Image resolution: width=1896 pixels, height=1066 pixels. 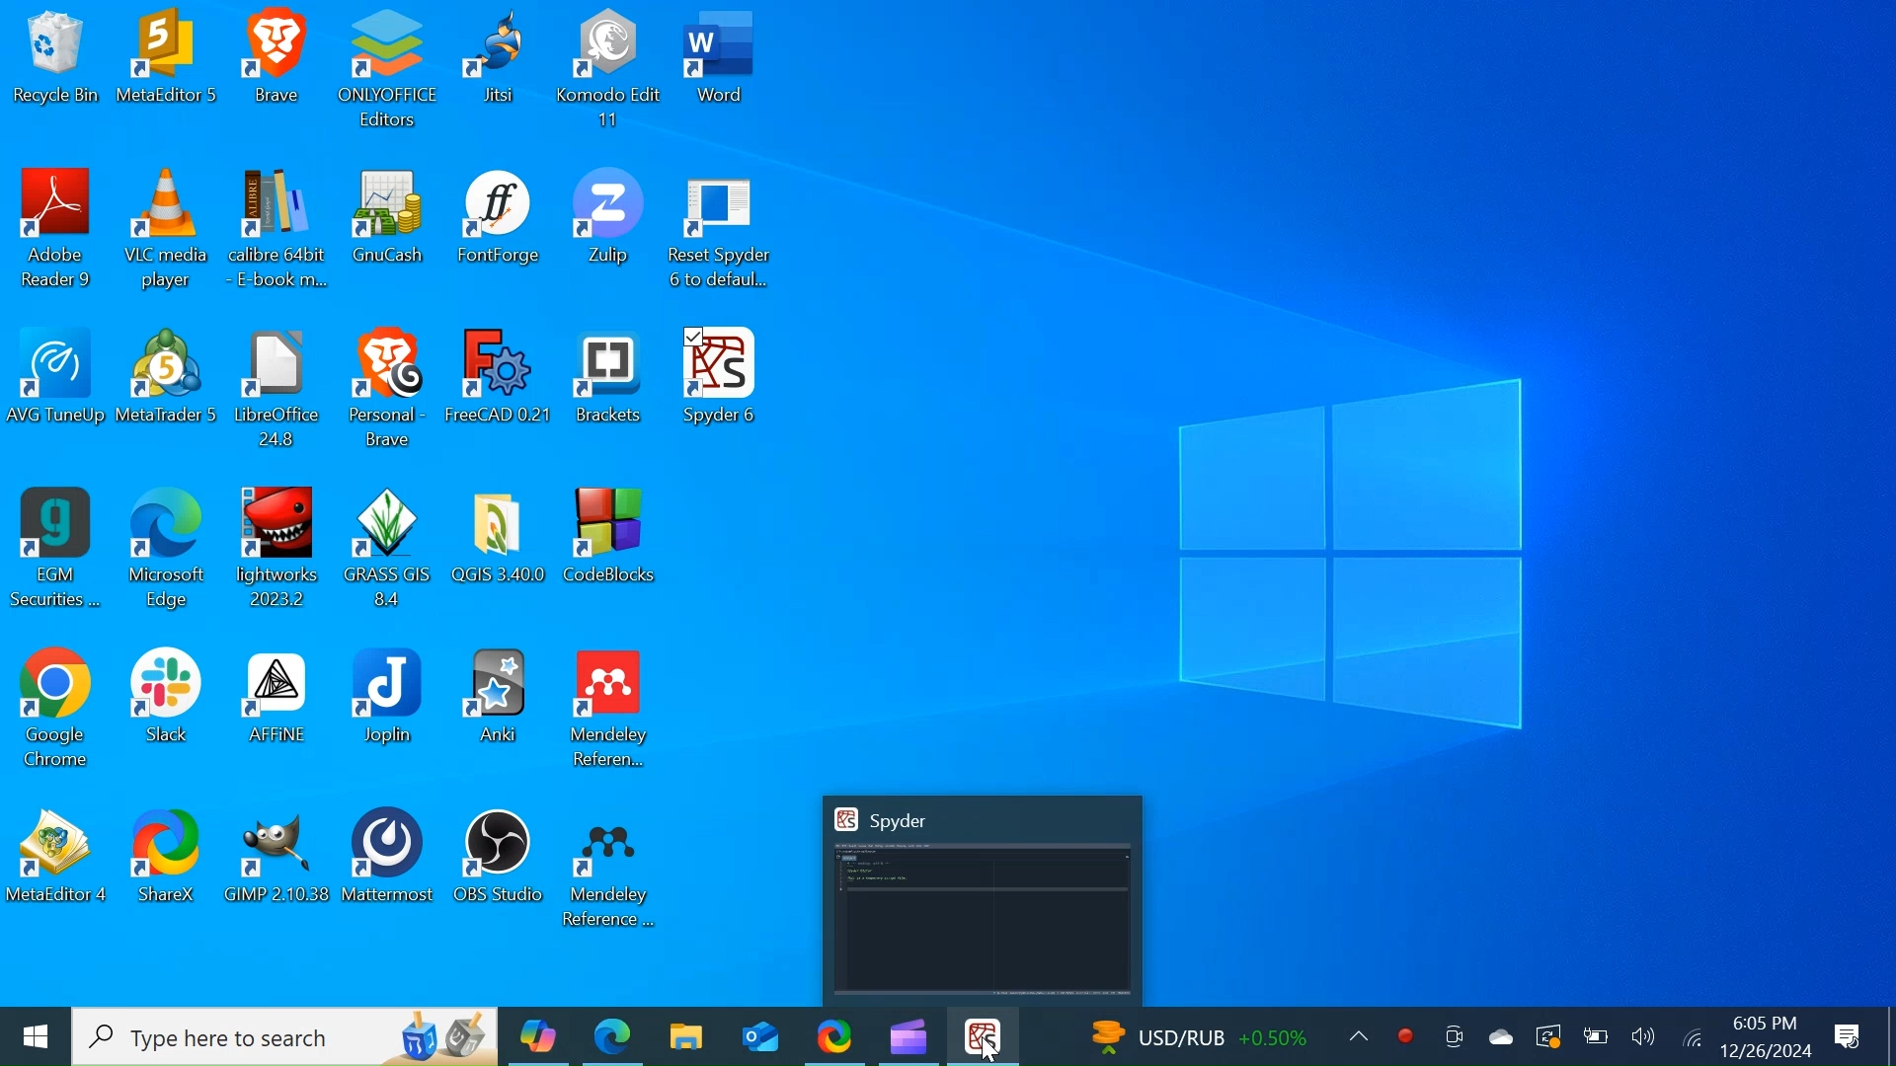 I want to click on Calibre Desktop Icon, so click(x=280, y=232).